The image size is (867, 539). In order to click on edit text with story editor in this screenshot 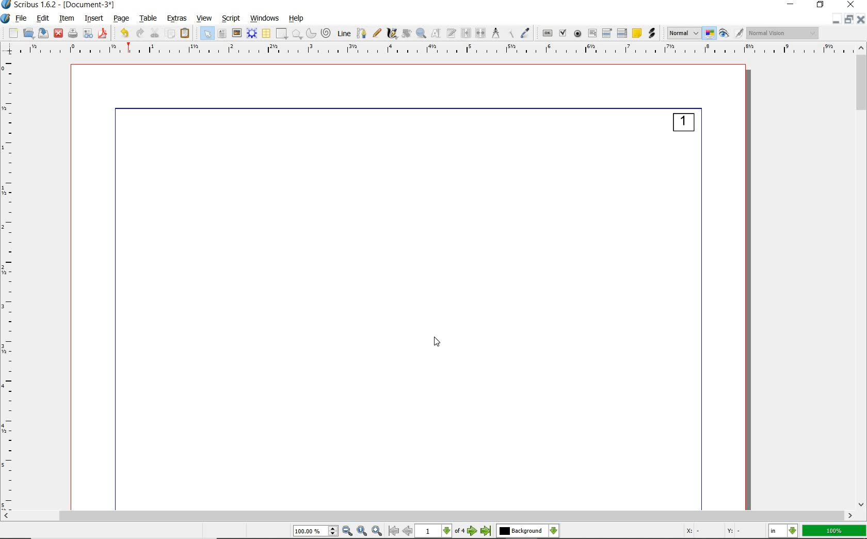, I will do `click(451, 33)`.